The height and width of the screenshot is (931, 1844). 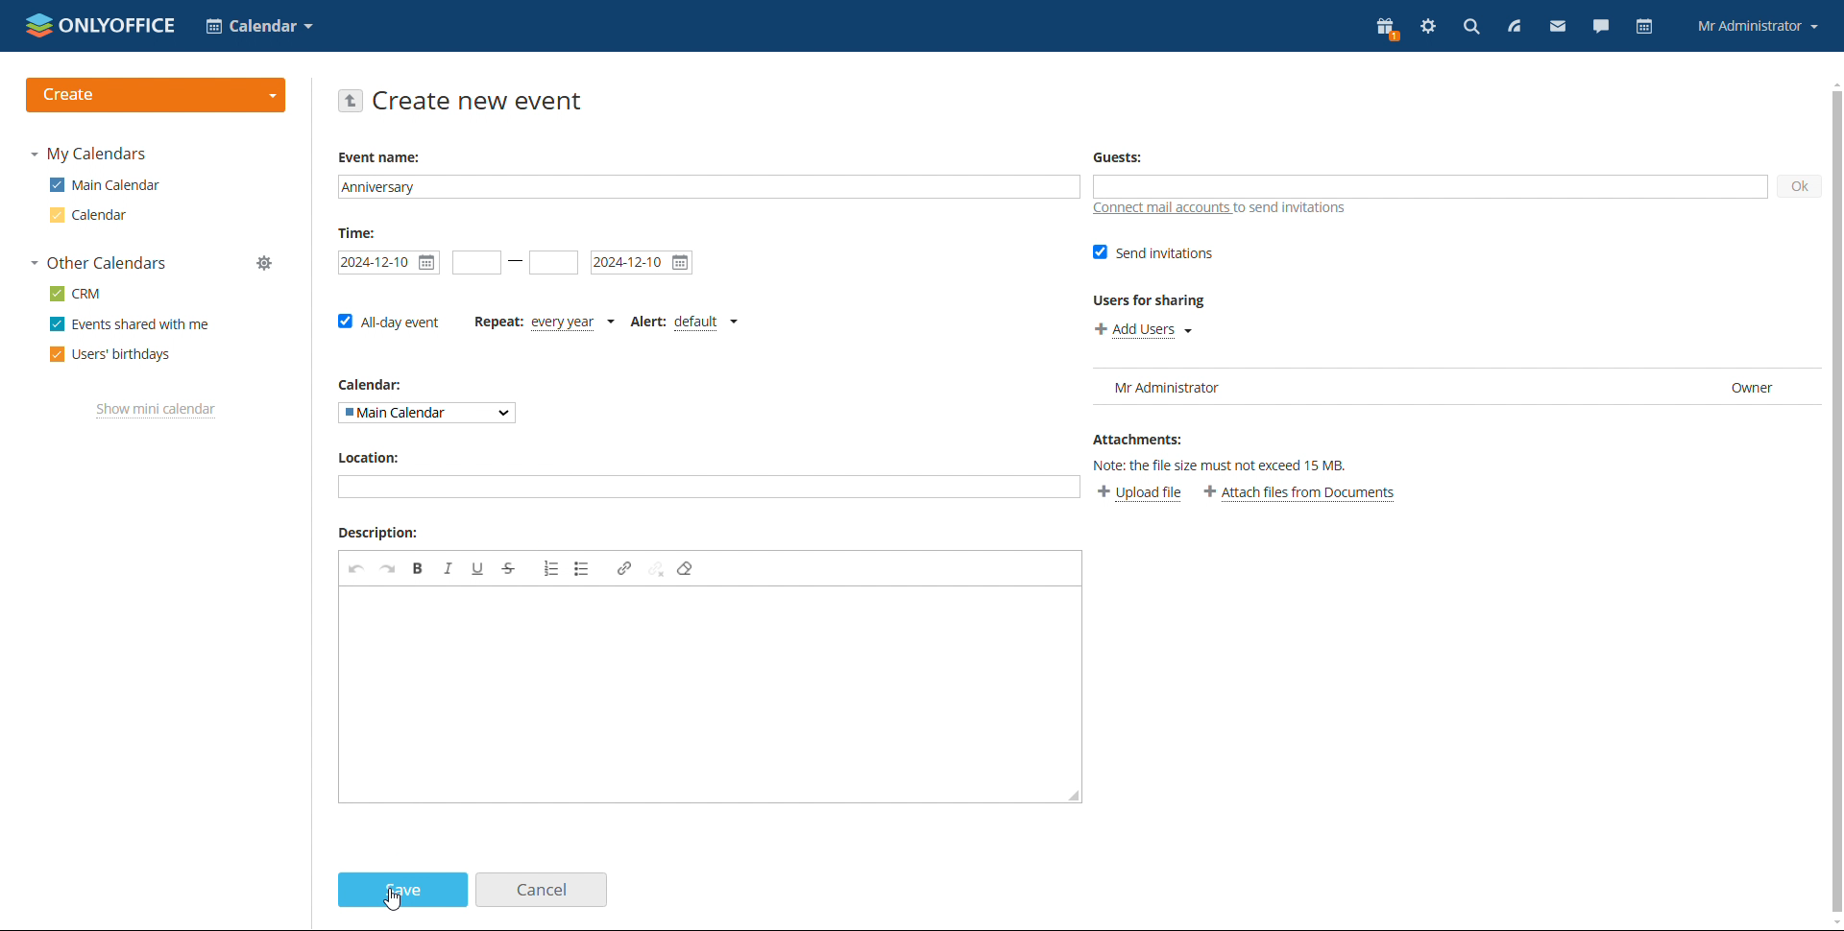 I want to click on insert/remove bulleted list, so click(x=584, y=567).